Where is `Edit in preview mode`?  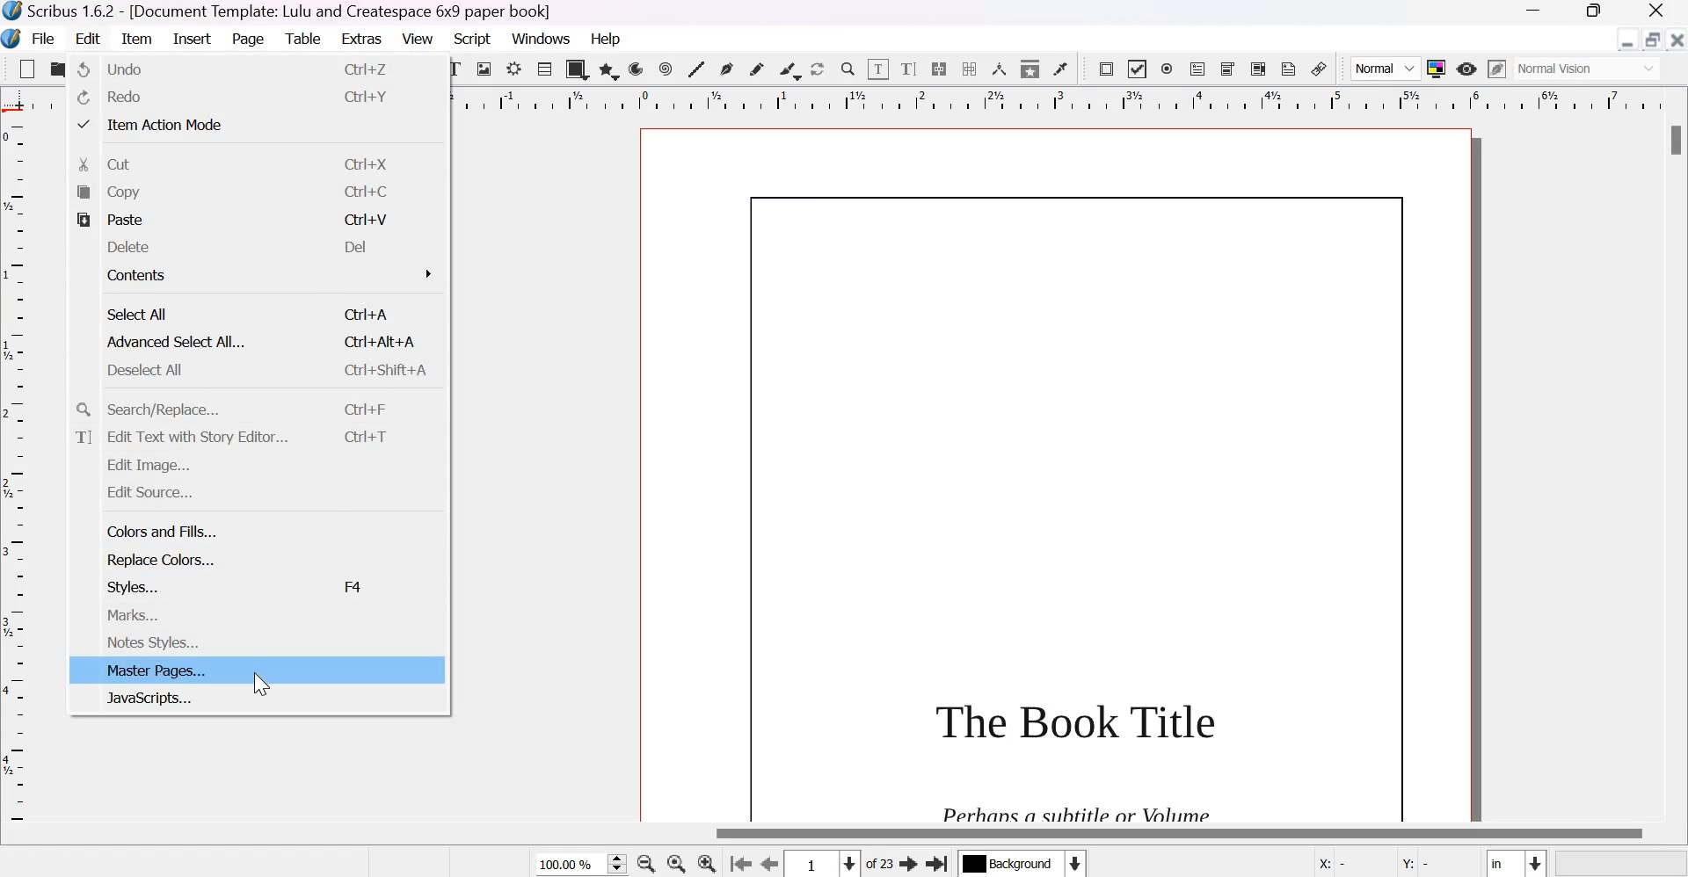 Edit in preview mode is located at coordinates (1496, 69).